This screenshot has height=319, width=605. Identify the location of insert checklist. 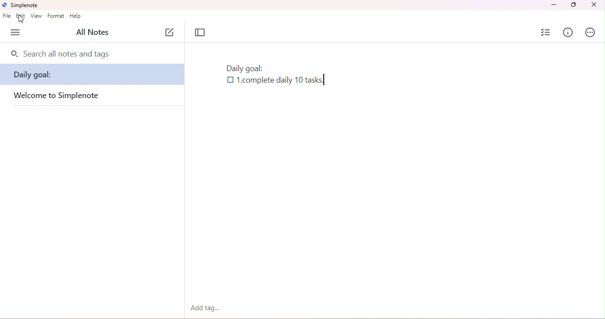
(547, 32).